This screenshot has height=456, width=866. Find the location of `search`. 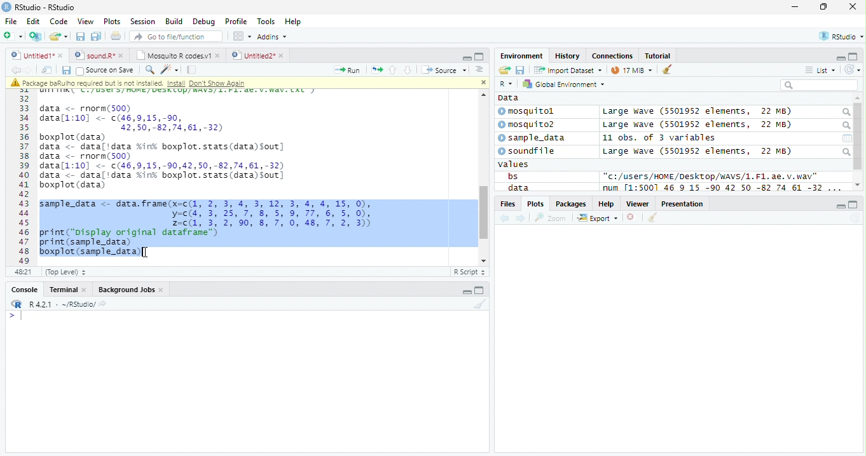

search is located at coordinates (845, 126).